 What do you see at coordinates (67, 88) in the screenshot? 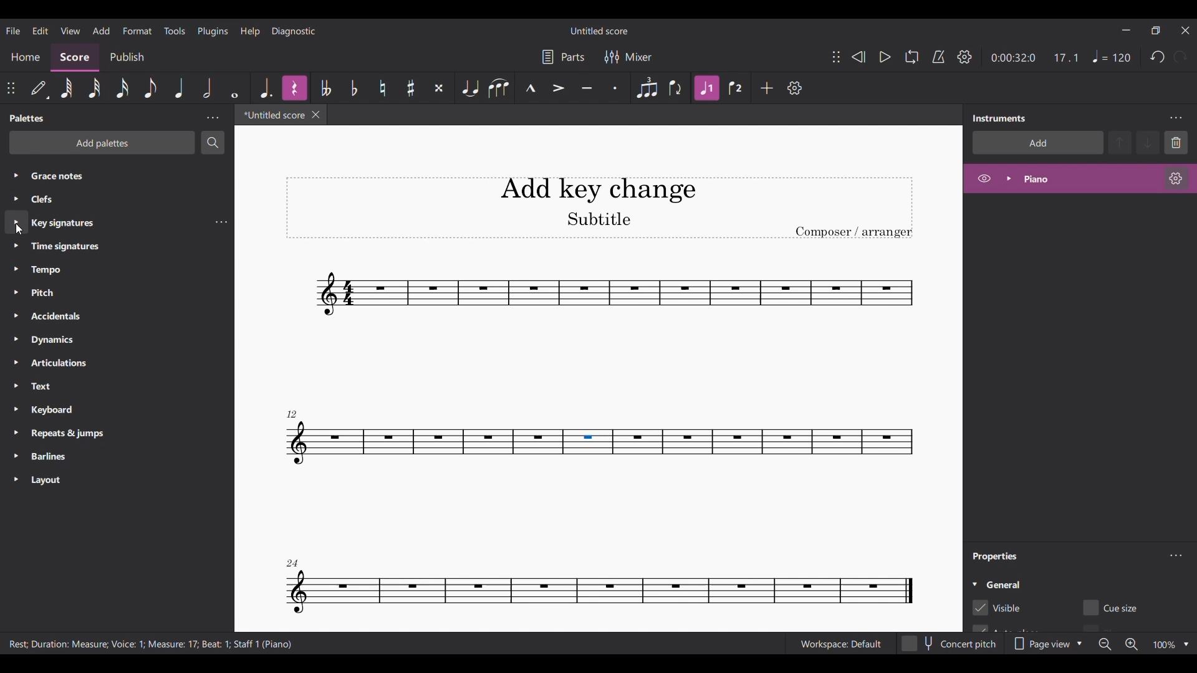
I see `64th note` at bounding box center [67, 88].